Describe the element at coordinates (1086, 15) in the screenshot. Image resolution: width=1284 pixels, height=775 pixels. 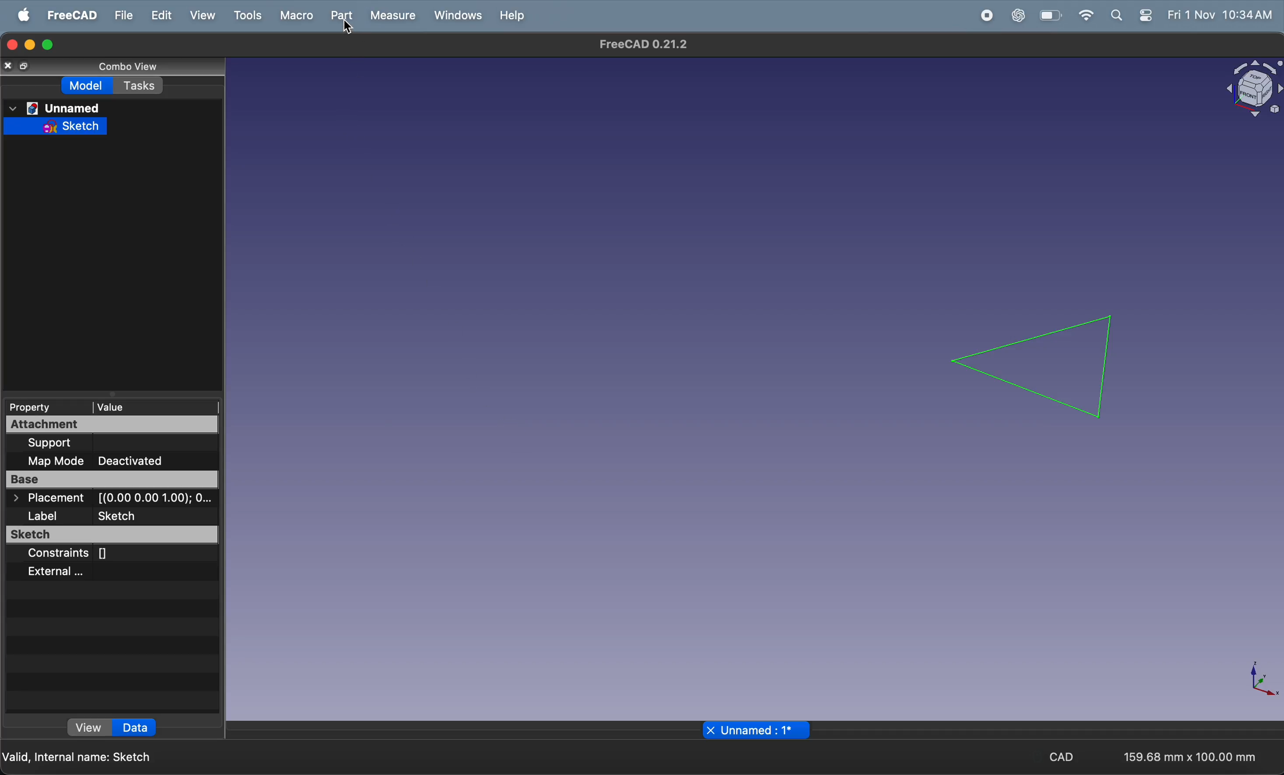
I see `wifi` at that location.